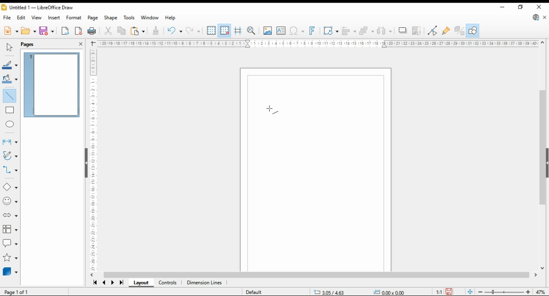 This screenshot has height=296, width=549. What do you see at coordinates (9, 187) in the screenshot?
I see `basic shapes` at bounding box center [9, 187].